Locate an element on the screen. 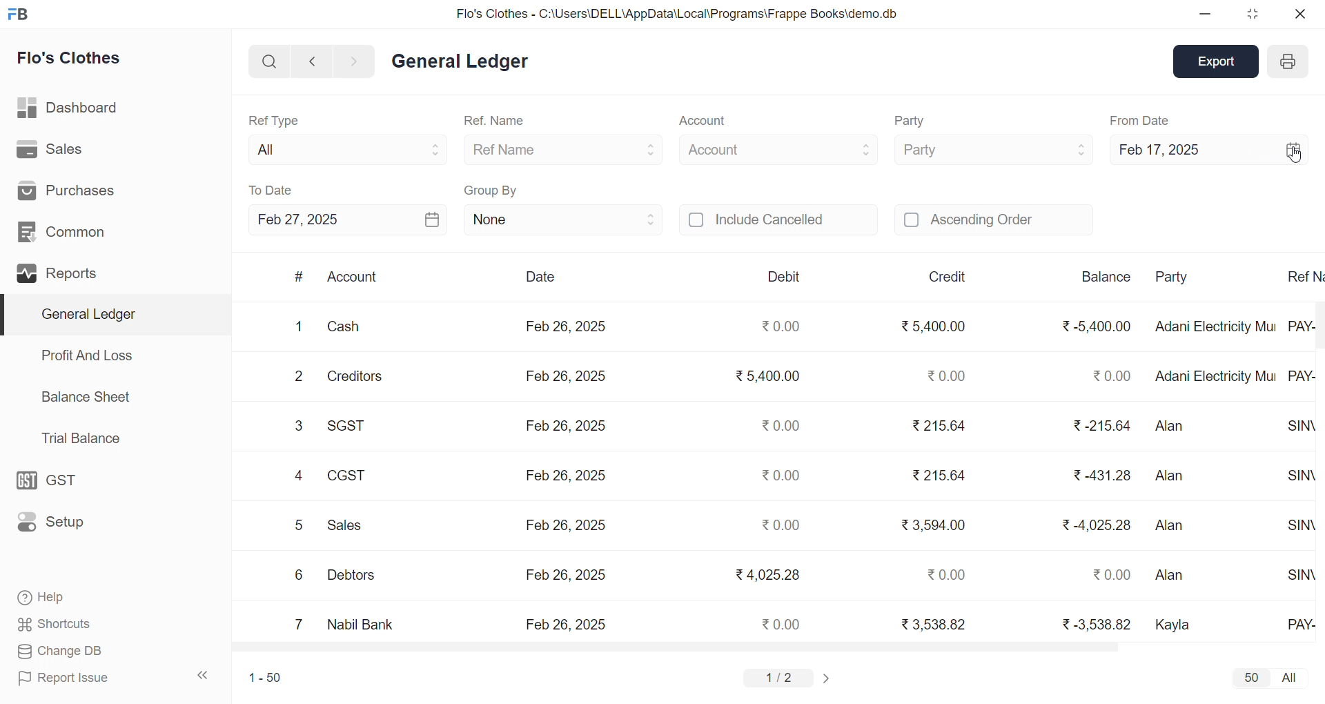 The height and width of the screenshot is (704, 1325). Kayla is located at coordinates (1177, 623).